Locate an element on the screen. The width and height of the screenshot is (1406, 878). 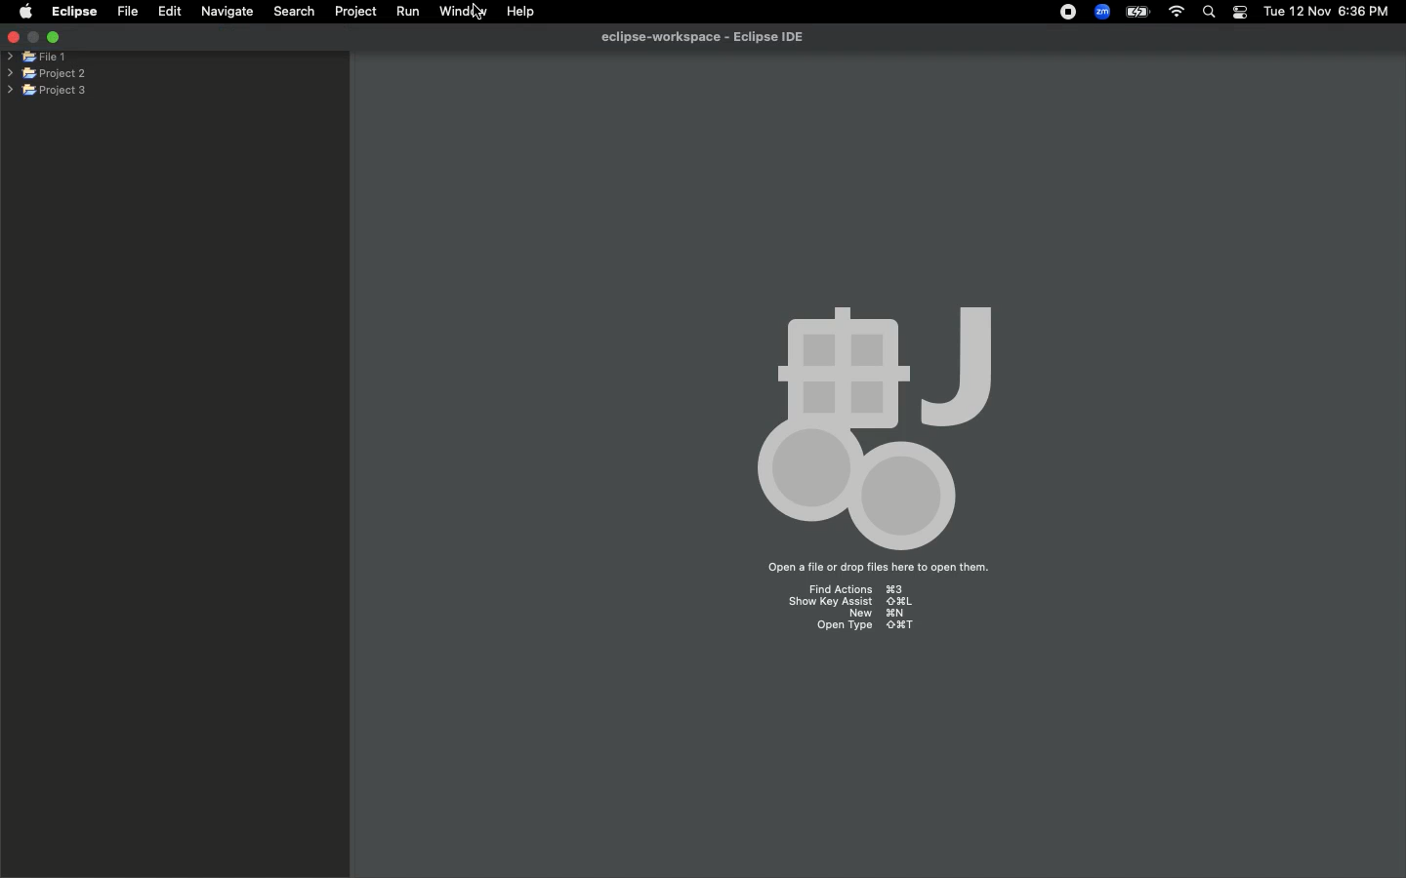
File is located at coordinates (126, 12).